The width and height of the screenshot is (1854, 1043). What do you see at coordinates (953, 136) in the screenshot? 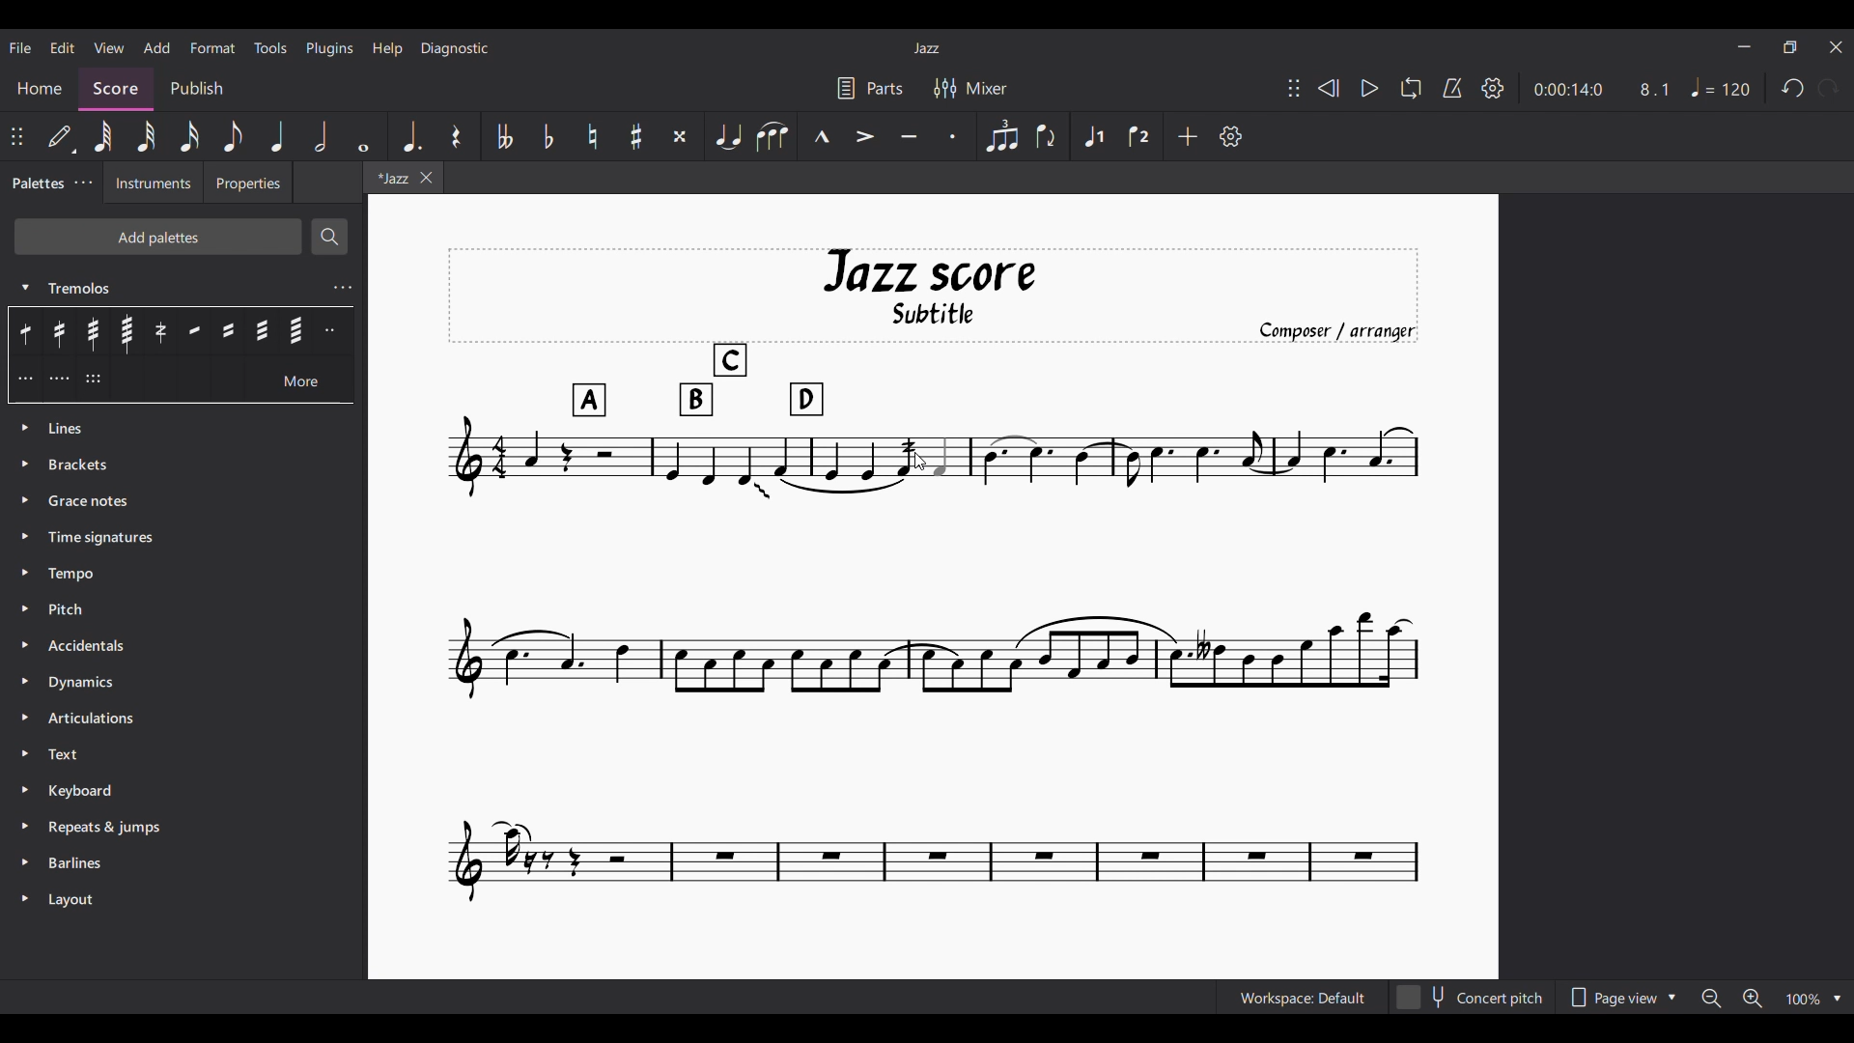
I see `Staccato` at bounding box center [953, 136].